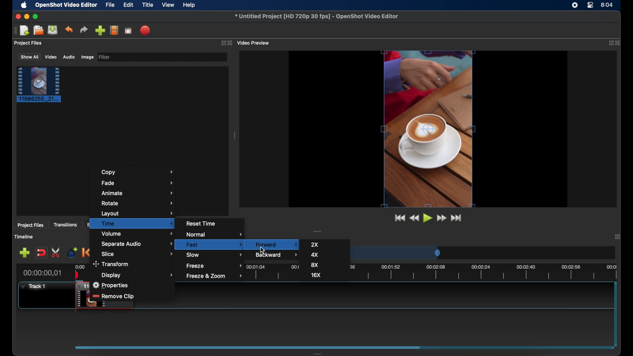 The image size is (633, 356). Describe the element at coordinates (215, 276) in the screenshot. I see `freeze and zoom menu` at that location.